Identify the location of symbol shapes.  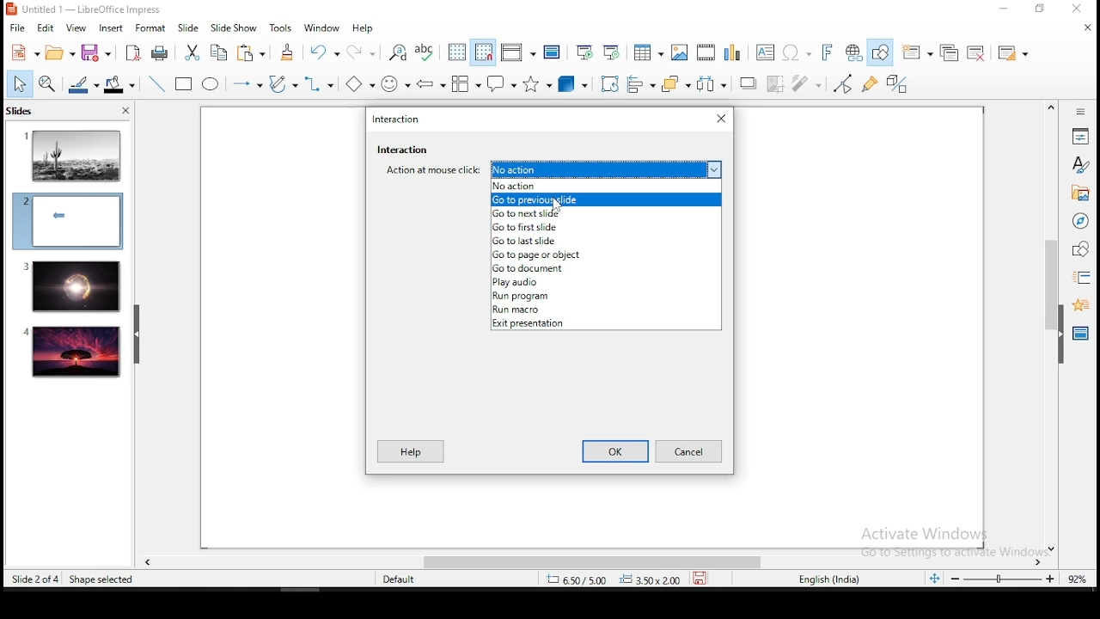
(395, 84).